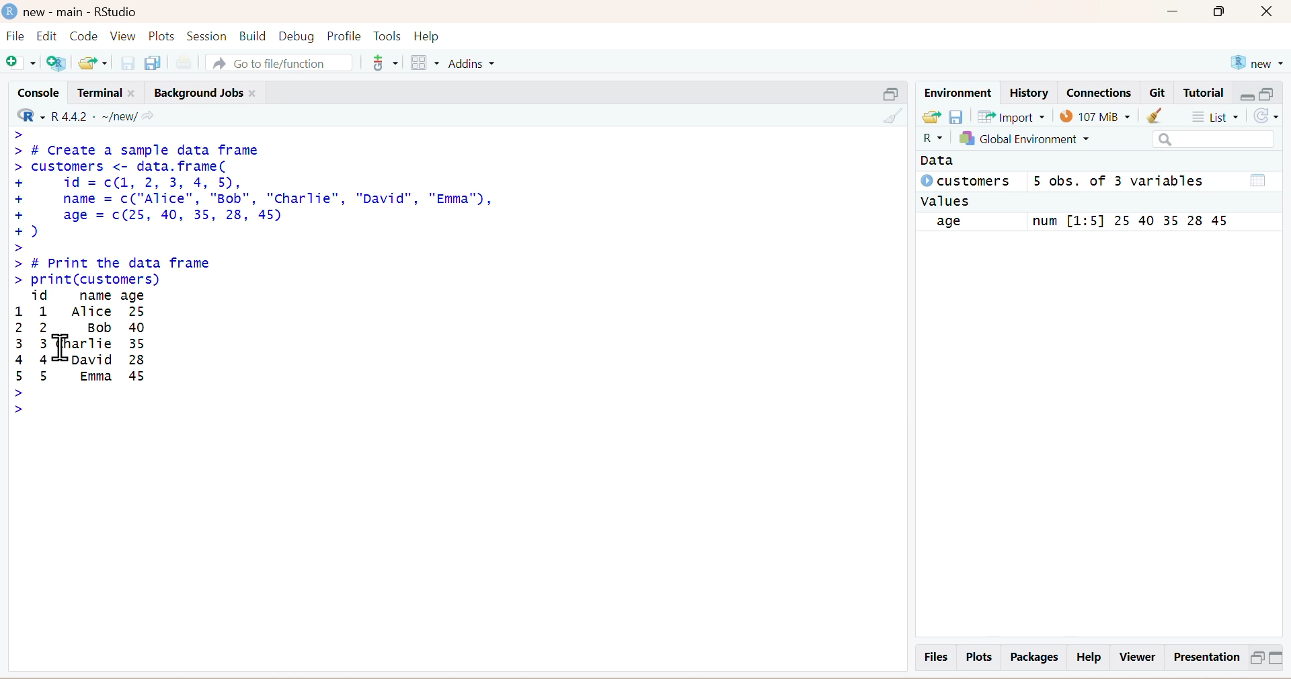  I want to click on Session, so click(206, 34).